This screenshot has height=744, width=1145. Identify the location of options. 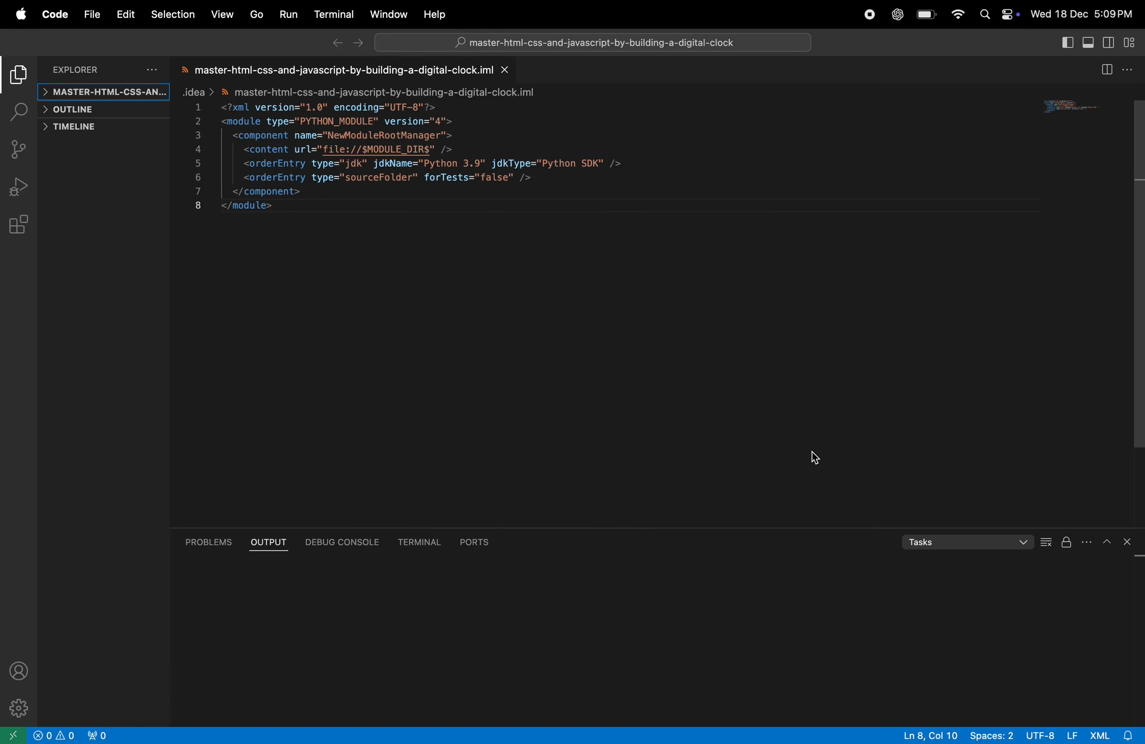
(152, 70).